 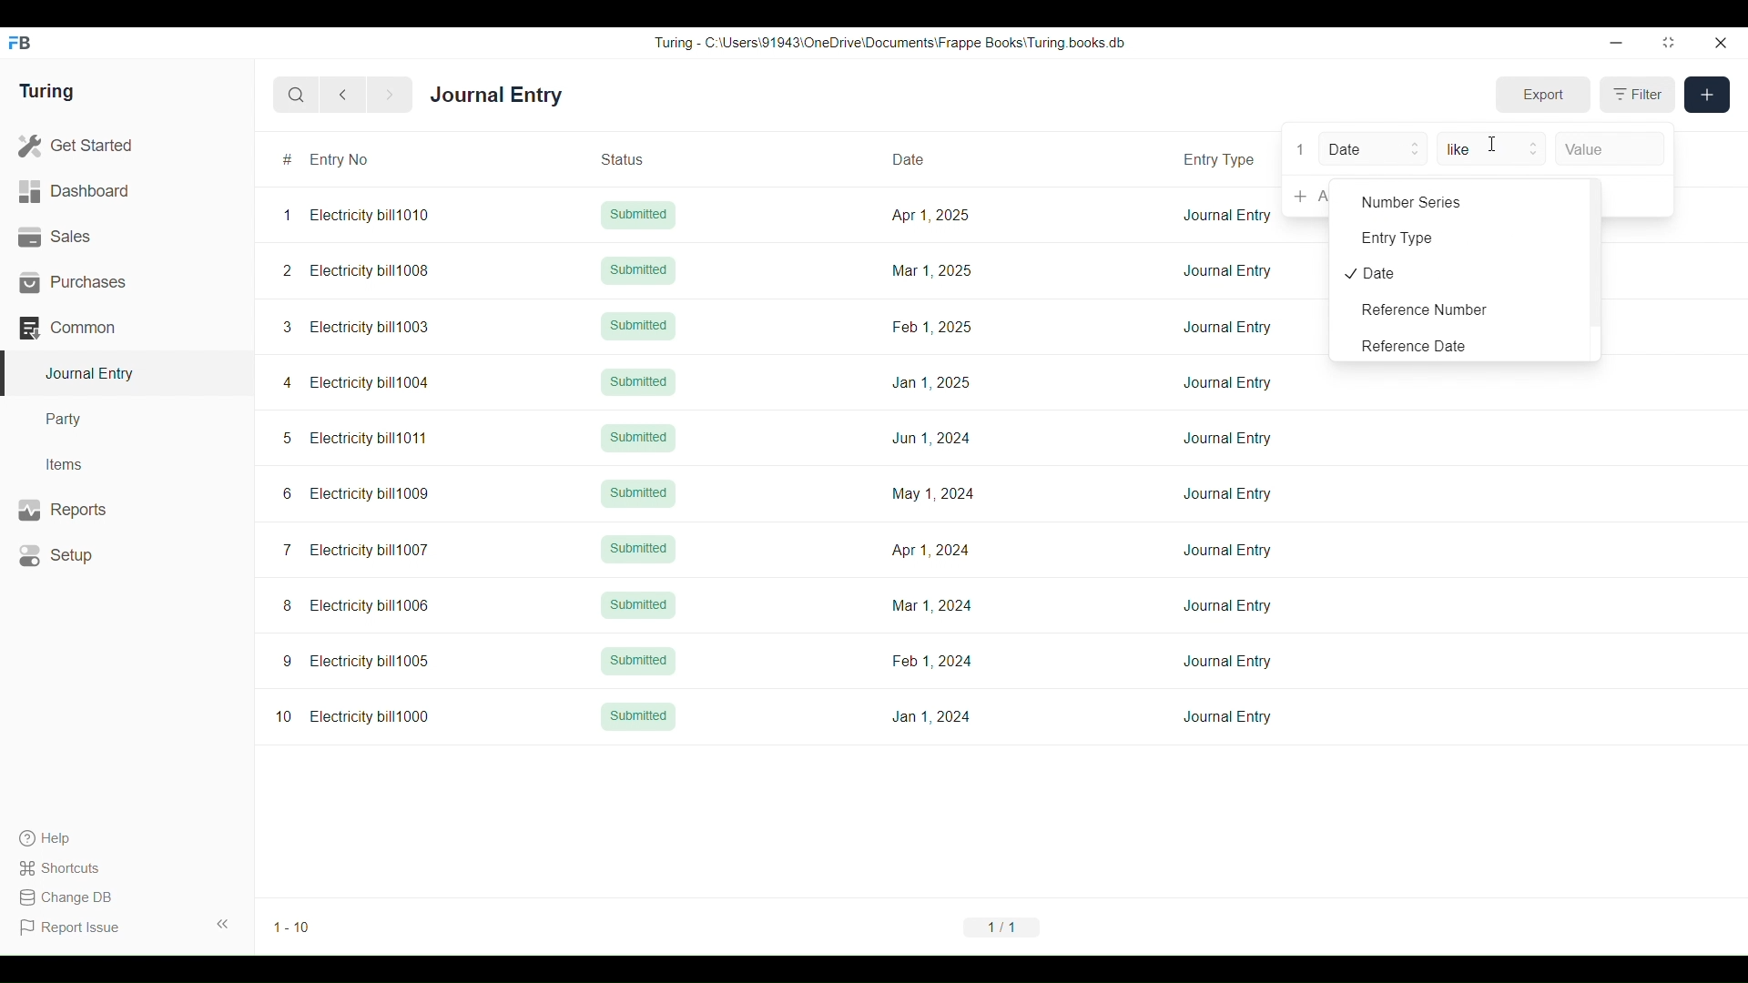 What do you see at coordinates (343, 95) in the screenshot?
I see `Previous` at bounding box center [343, 95].